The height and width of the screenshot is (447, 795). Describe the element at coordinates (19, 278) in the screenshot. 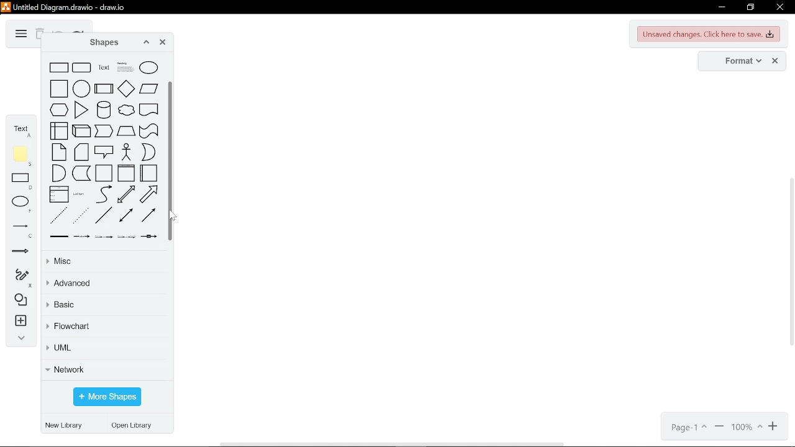

I see `freehand` at that location.